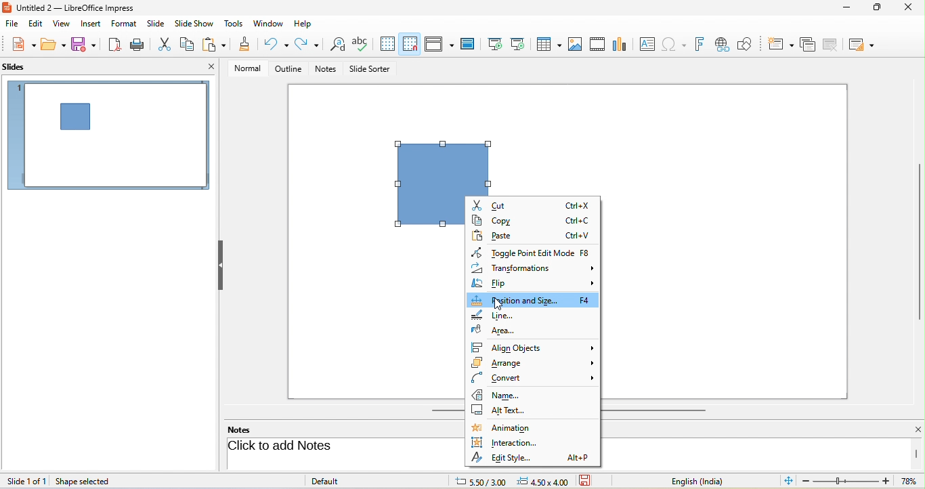 The image size is (925, 489). Describe the element at coordinates (550, 45) in the screenshot. I see `table` at that location.